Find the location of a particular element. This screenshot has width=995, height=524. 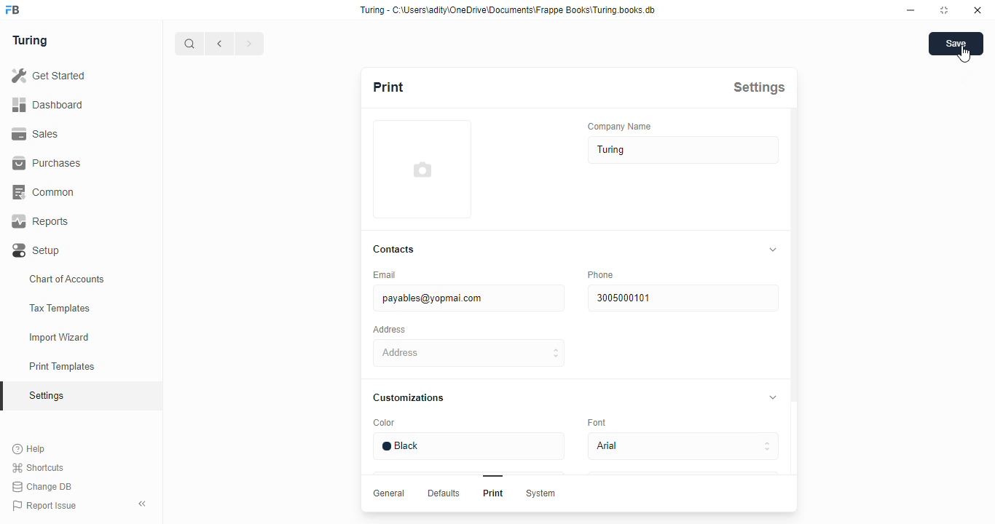

frappe books logo is located at coordinates (18, 11).